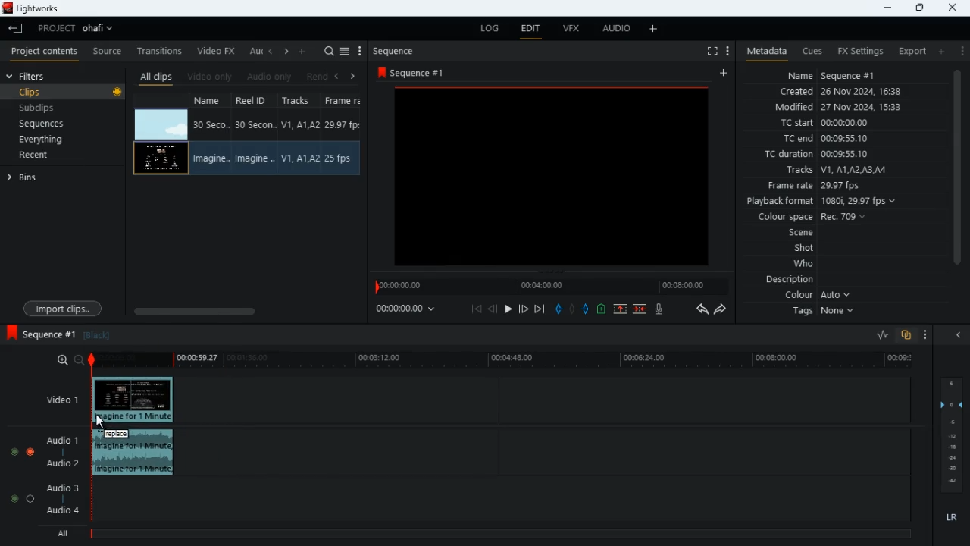 Image resolution: width=970 pixels, height=546 pixels. Describe the element at coordinates (35, 77) in the screenshot. I see `filters` at that location.